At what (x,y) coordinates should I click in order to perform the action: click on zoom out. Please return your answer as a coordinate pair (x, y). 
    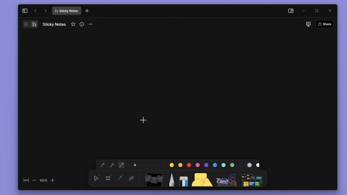
    Looking at the image, I should click on (34, 180).